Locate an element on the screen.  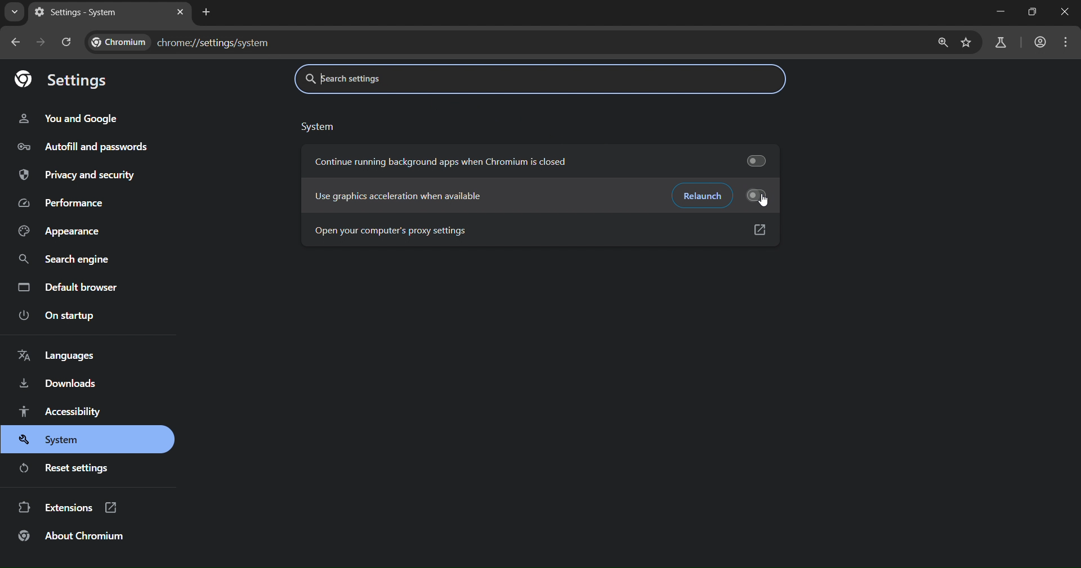
system is located at coordinates (54, 439).